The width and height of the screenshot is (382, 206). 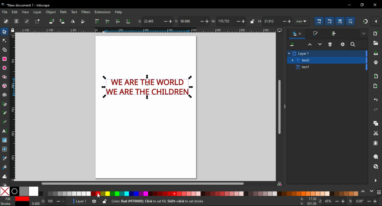 I want to click on calligraphy tool, so click(x=4, y=122).